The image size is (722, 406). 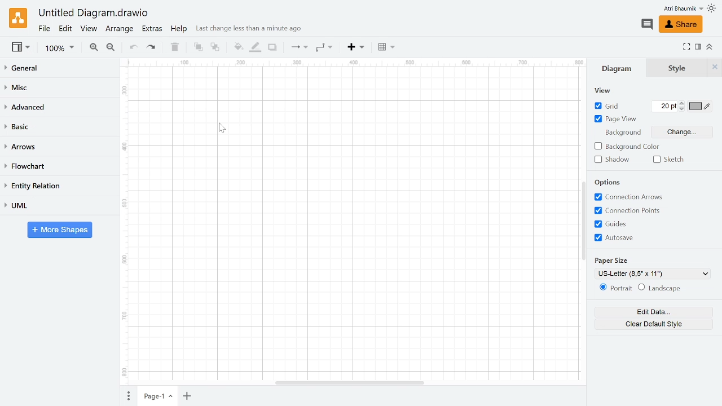 I want to click on Current window, so click(x=94, y=14).